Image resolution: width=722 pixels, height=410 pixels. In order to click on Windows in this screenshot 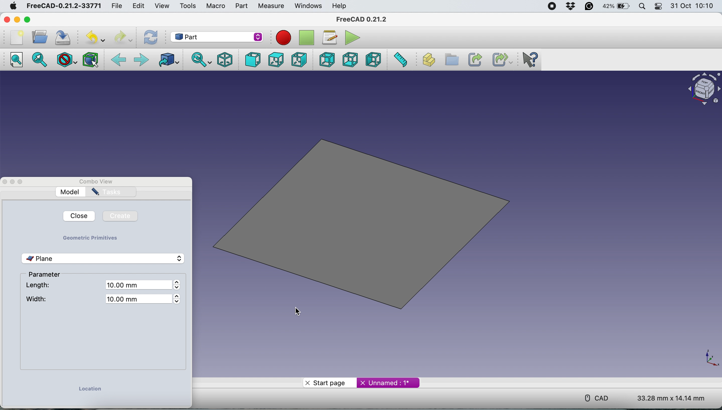, I will do `click(308, 6)`.